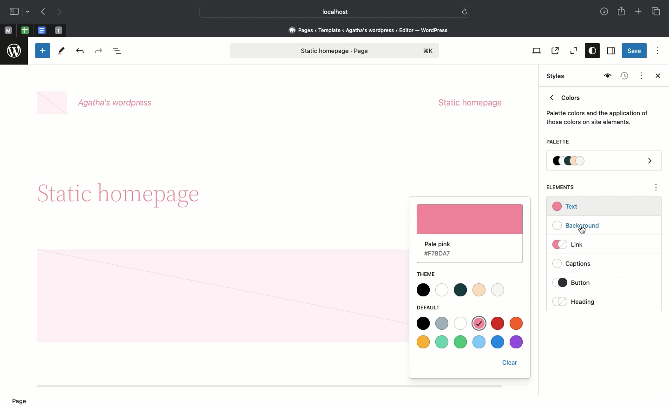  Describe the element at coordinates (604, 162) in the screenshot. I see `Palette` at that location.